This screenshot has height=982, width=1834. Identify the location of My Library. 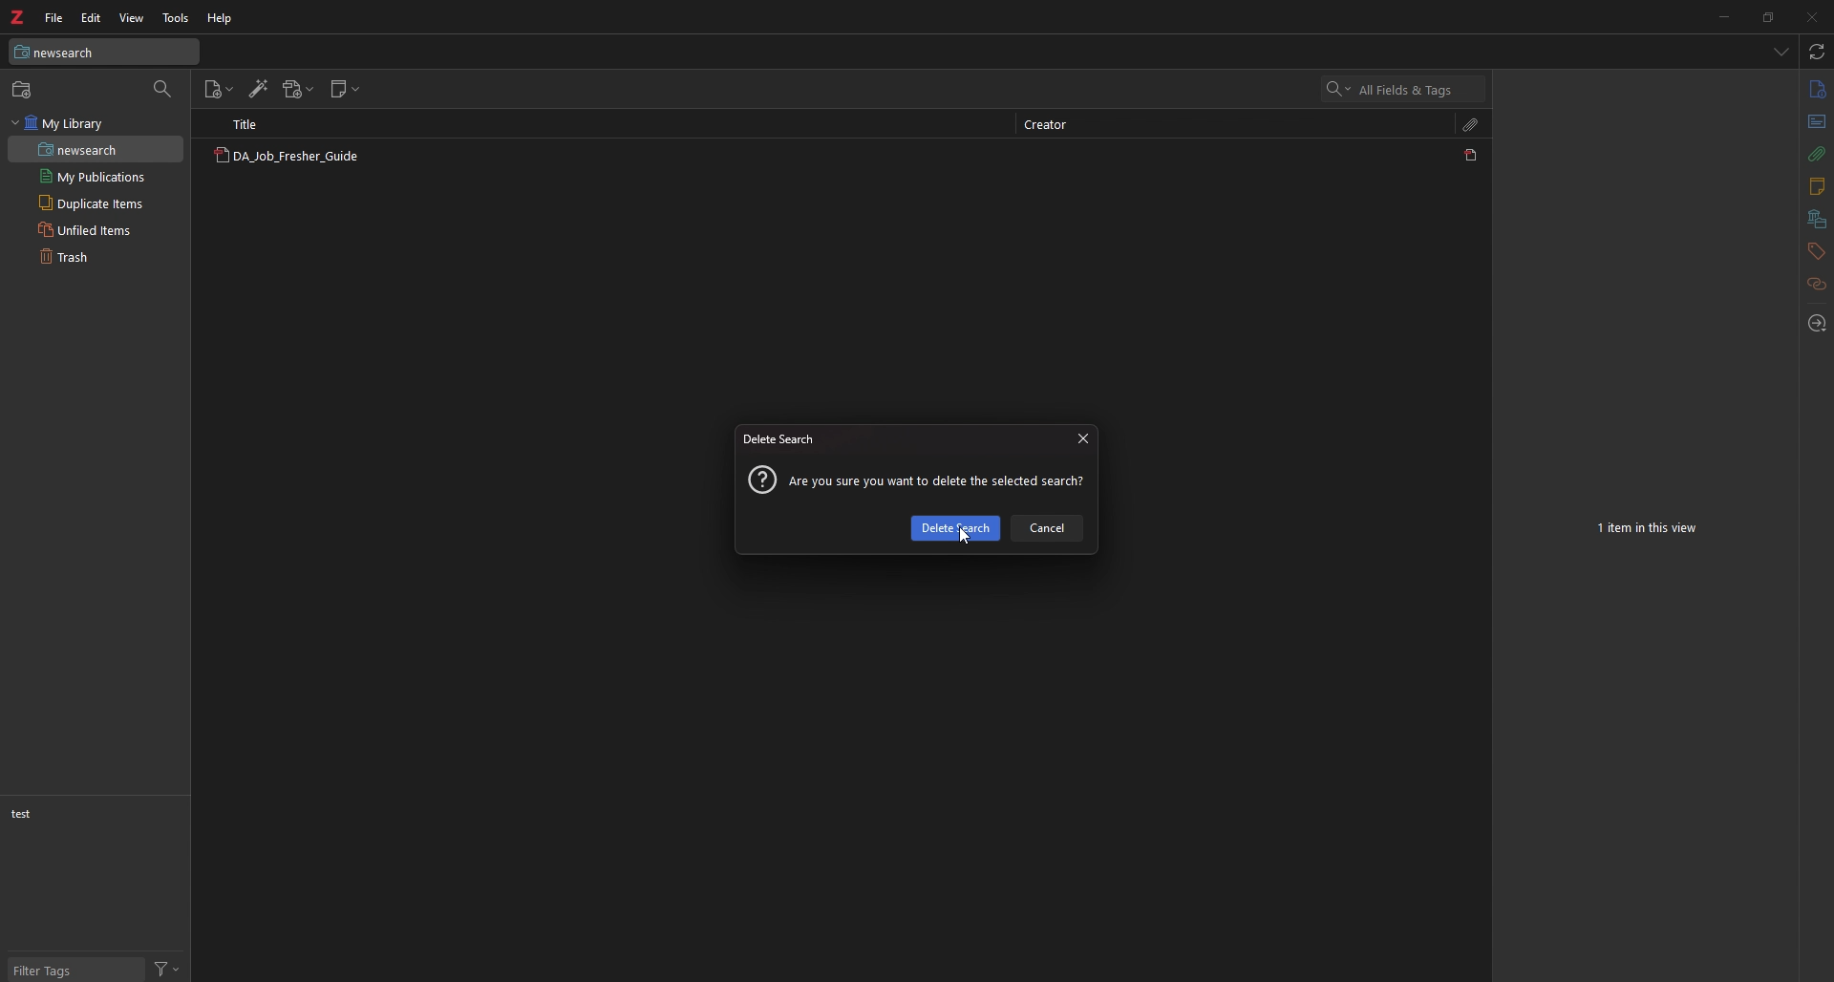
(66, 126).